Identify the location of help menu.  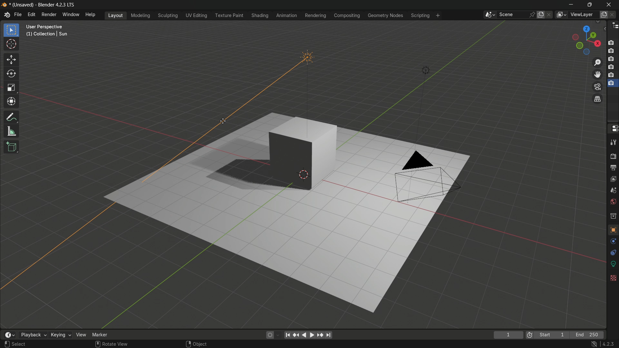
(90, 15).